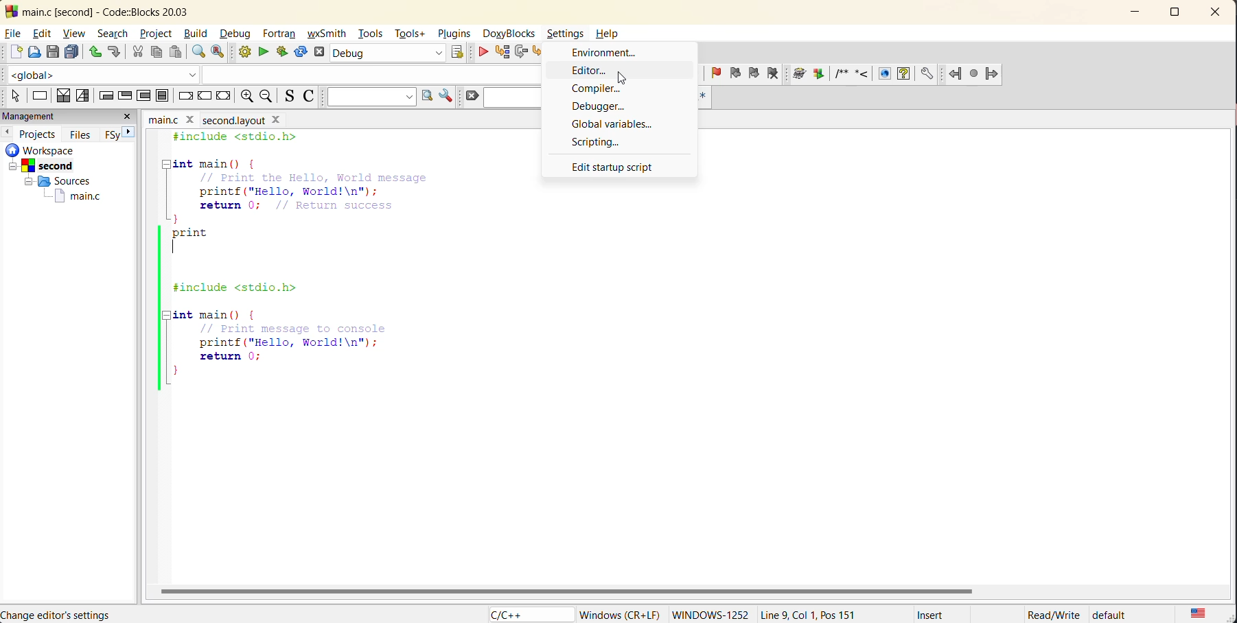 The image size is (1237, 623). I want to click on clear, so click(472, 96).